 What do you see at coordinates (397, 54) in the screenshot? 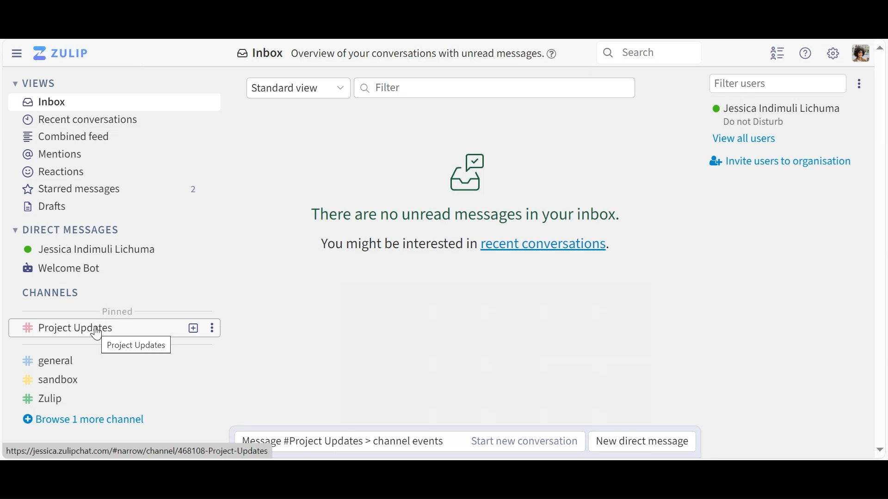
I see `Inbox` at bounding box center [397, 54].